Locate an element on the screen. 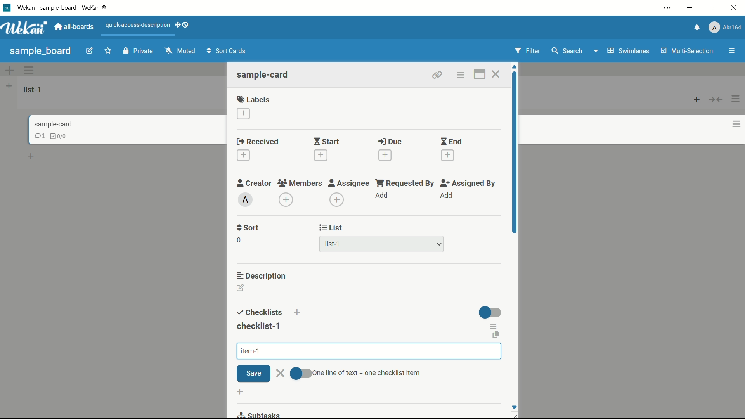 This screenshot has height=419, width=745. add is located at coordinates (33, 156).